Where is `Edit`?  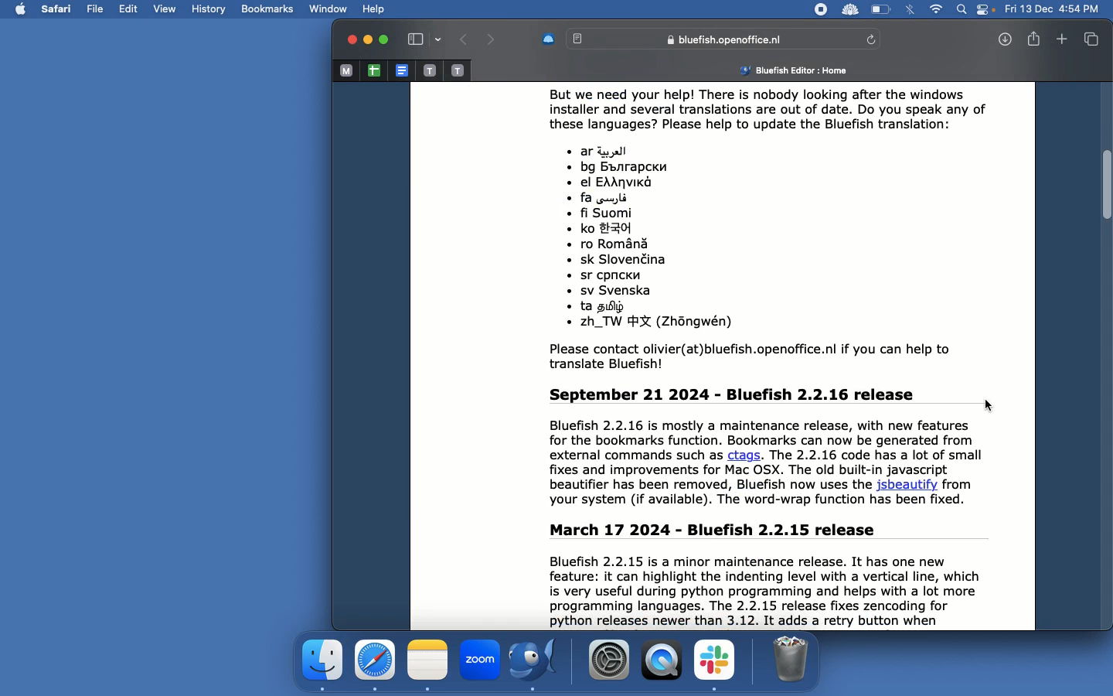 Edit is located at coordinates (131, 9).